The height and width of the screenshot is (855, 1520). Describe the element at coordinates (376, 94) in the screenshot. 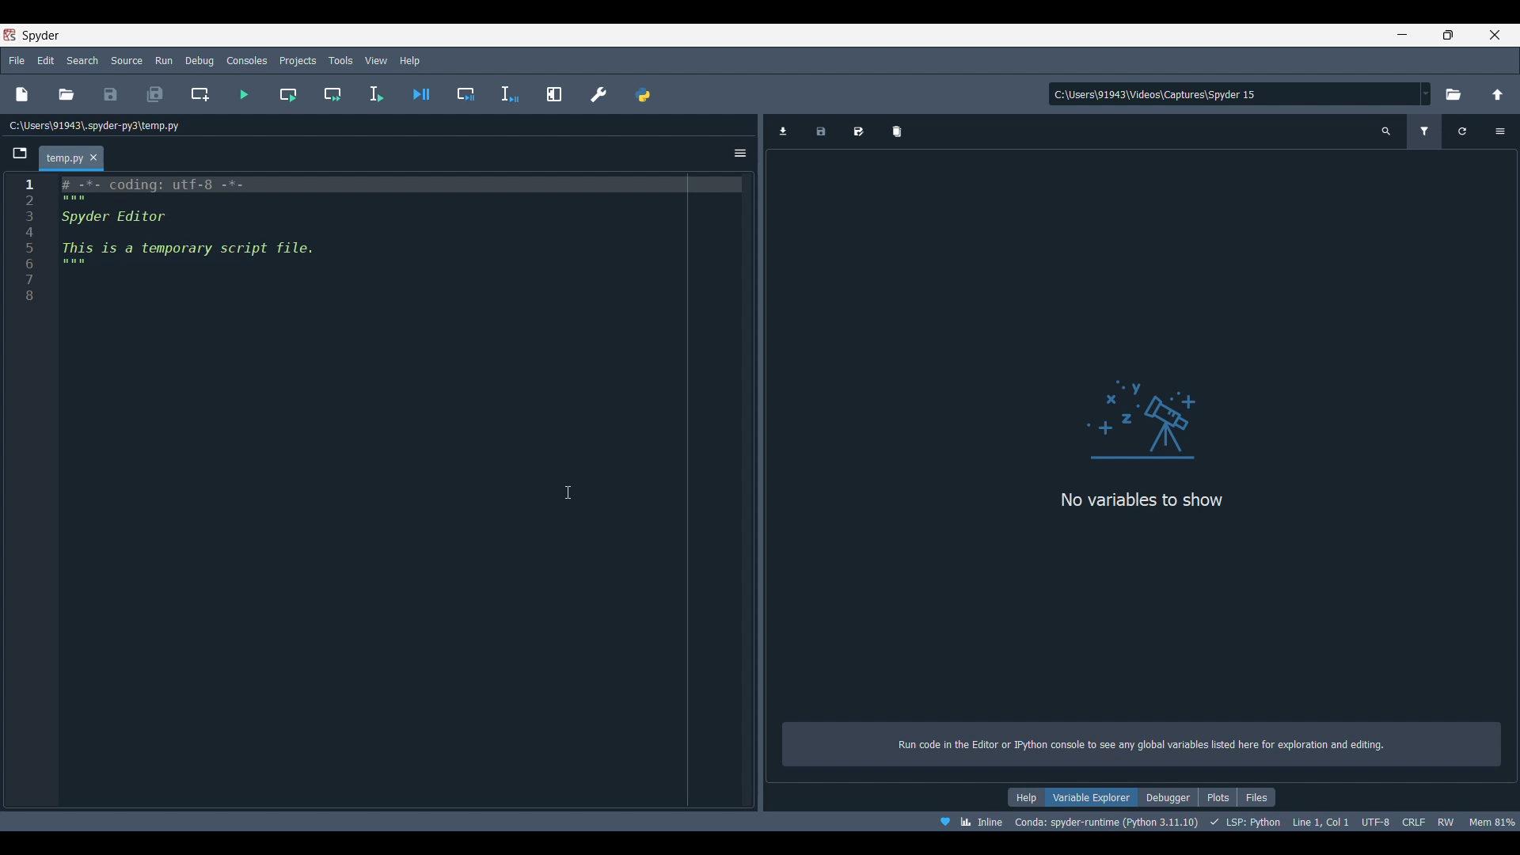

I see `Run selection/current file` at that location.